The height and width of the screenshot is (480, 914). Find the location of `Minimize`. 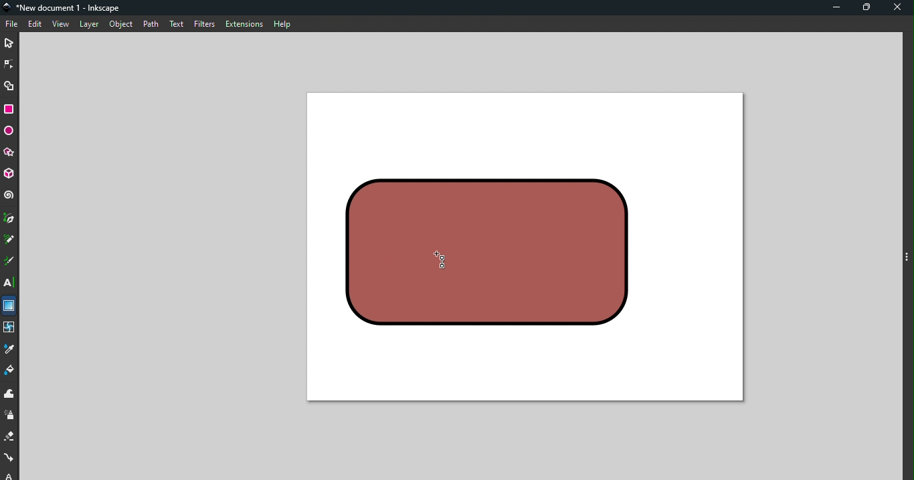

Minimize is located at coordinates (833, 9).